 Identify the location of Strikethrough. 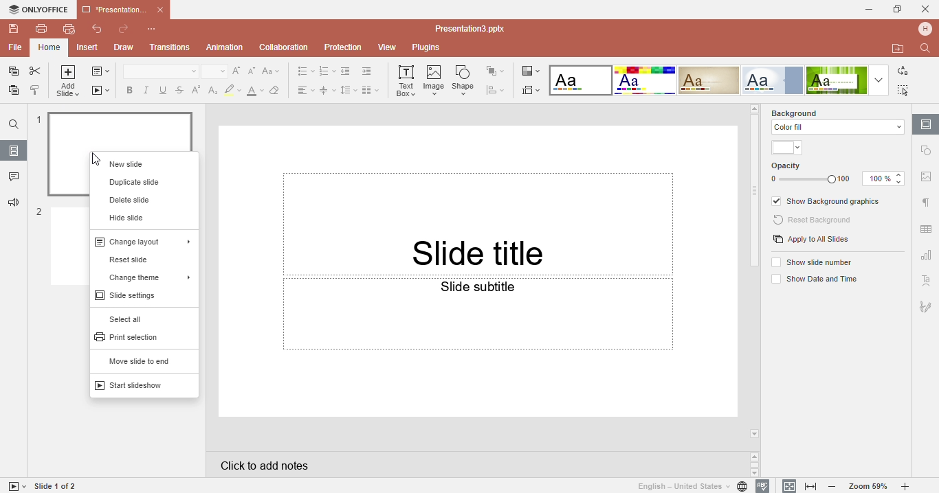
(179, 89).